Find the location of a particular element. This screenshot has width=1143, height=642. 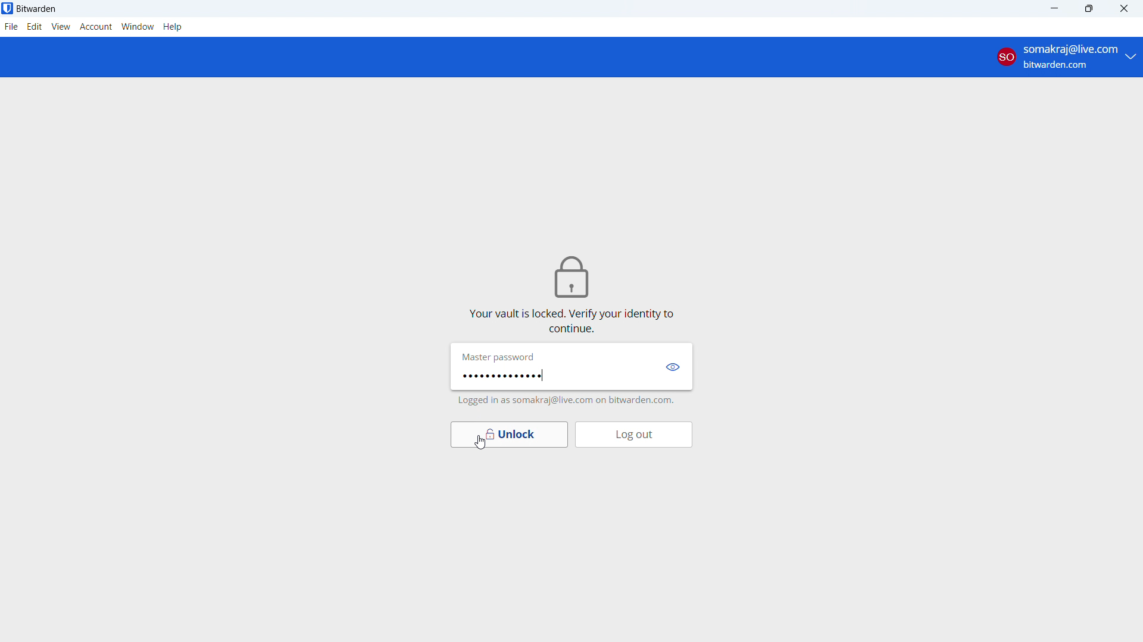

unlock is located at coordinates (509, 435).